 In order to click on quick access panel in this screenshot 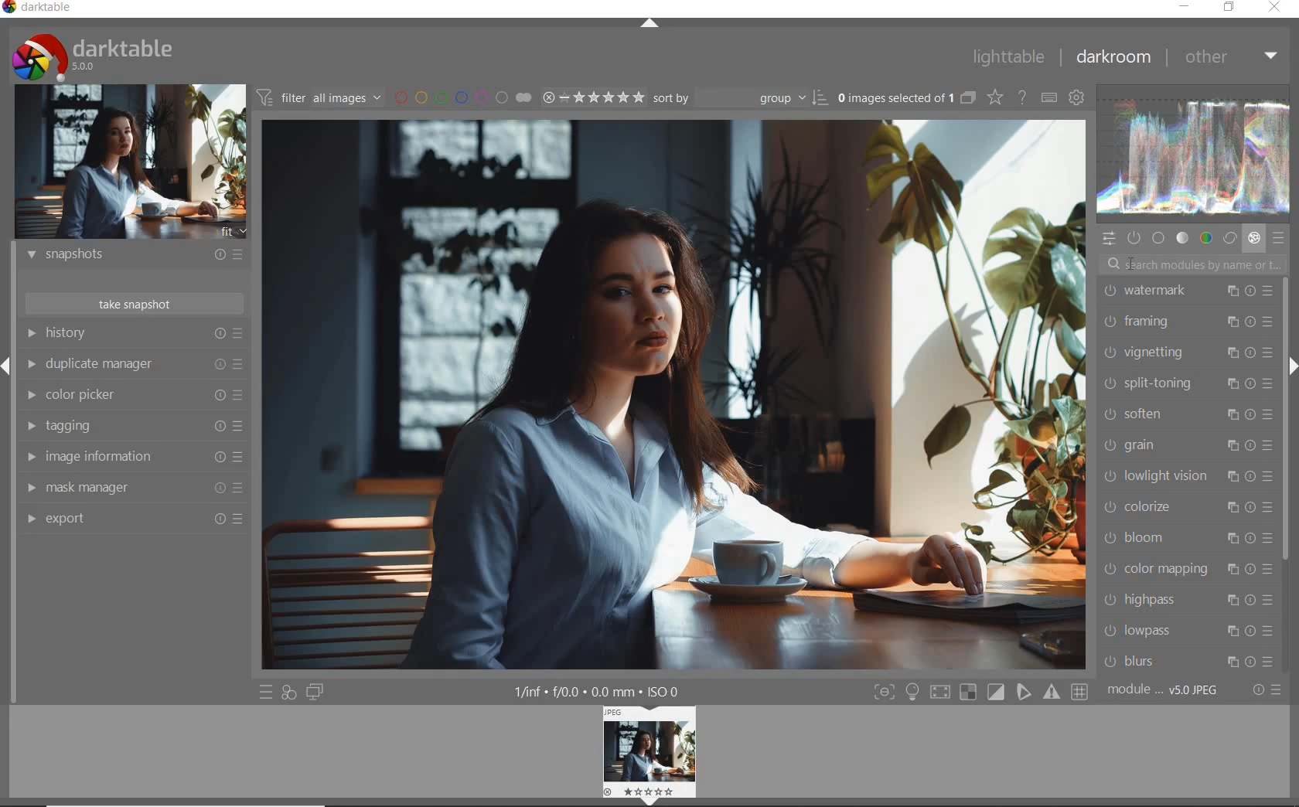, I will do `click(1110, 239)`.